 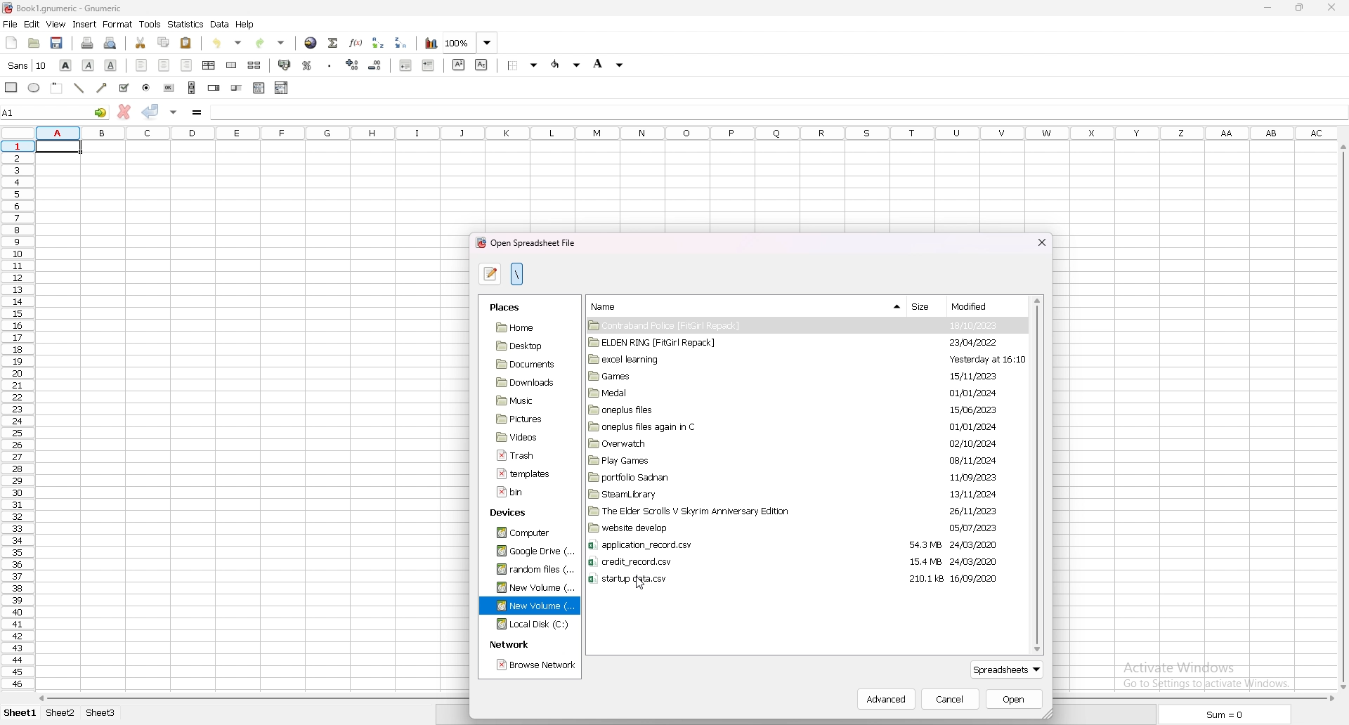 I want to click on Sheet 2, so click(x=61, y=713).